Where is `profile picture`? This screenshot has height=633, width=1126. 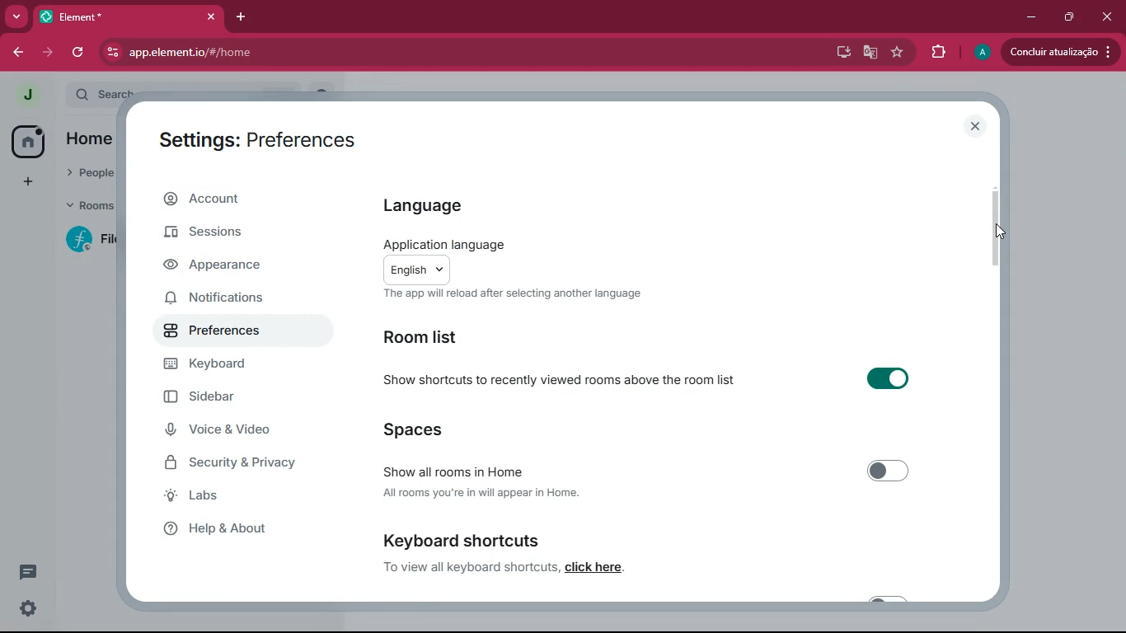 profile picture is located at coordinates (26, 96).